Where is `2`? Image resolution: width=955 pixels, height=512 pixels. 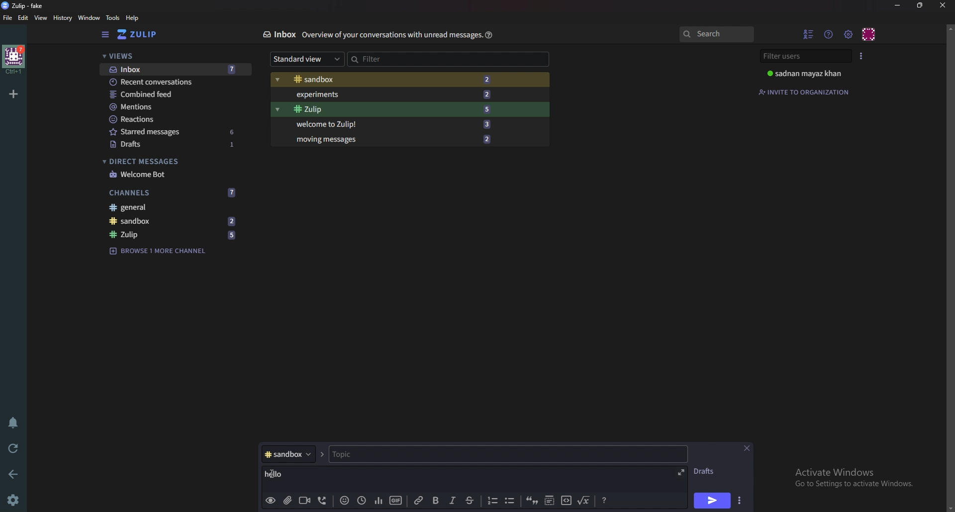 2 is located at coordinates (489, 139).